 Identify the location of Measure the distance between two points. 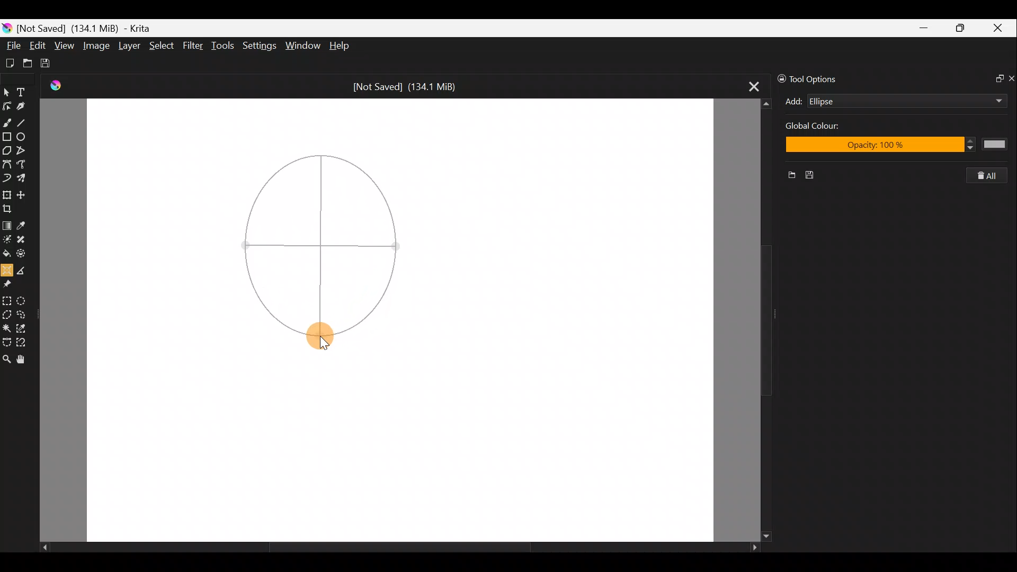
(25, 270).